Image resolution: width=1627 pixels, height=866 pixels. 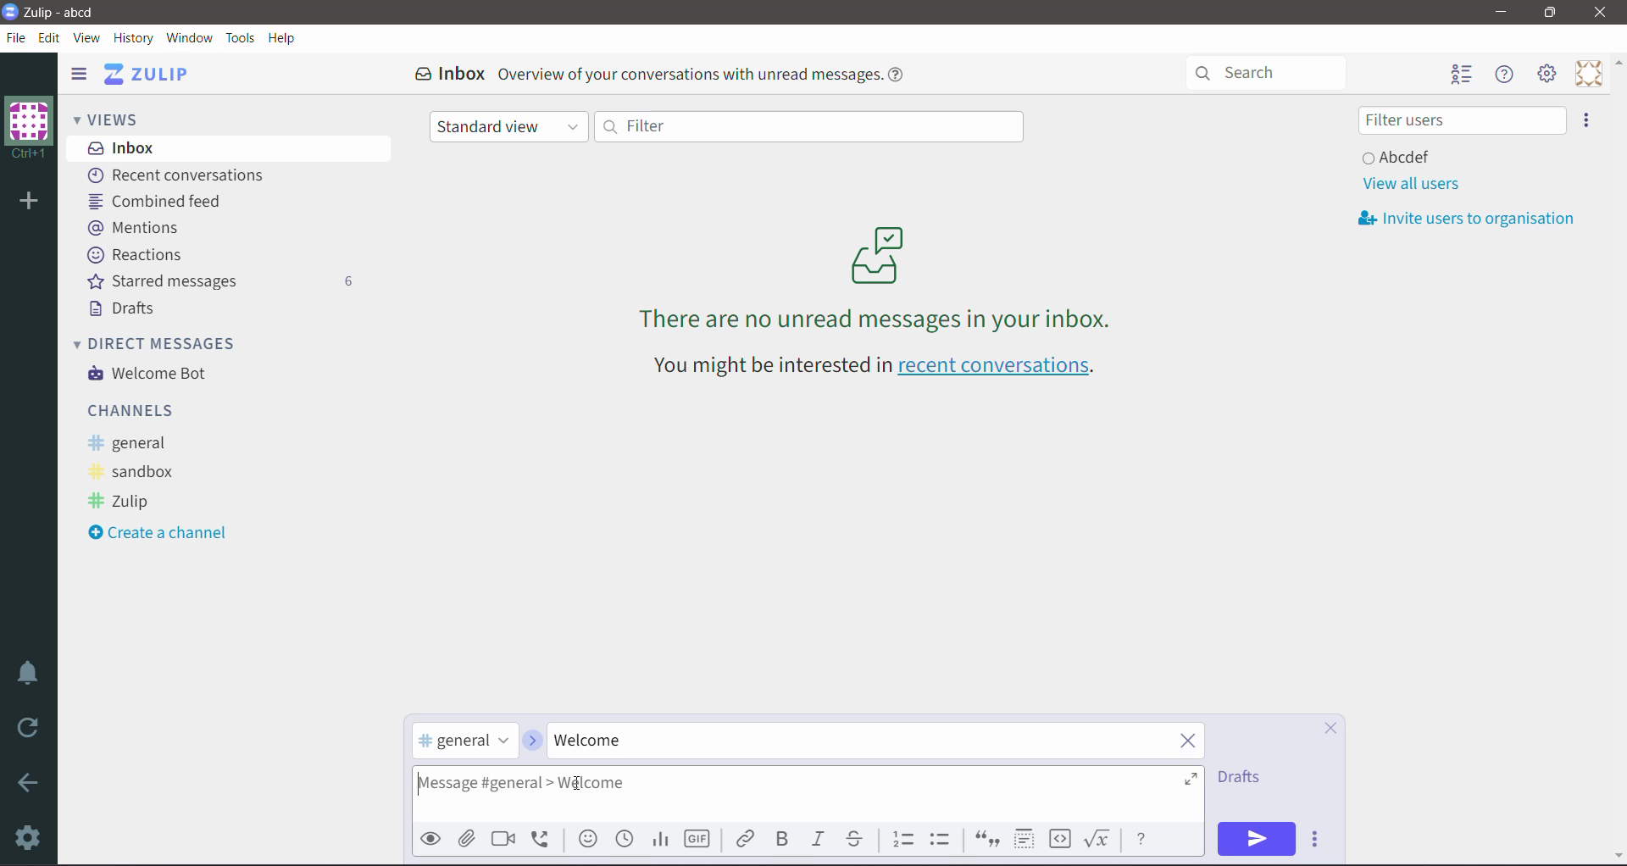 What do you see at coordinates (1587, 120) in the screenshot?
I see `Invite users to organization` at bounding box center [1587, 120].